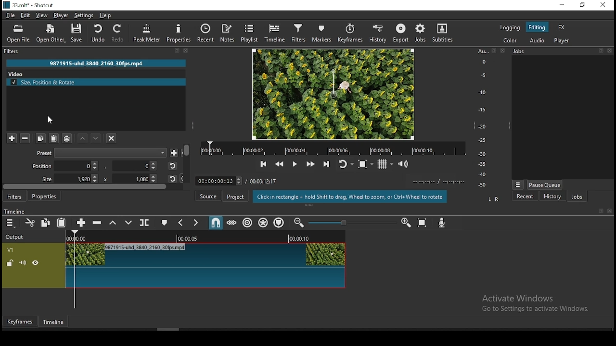 The height and width of the screenshot is (346, 616). Describe the element at coordinates (34, 6) in the screenshot. I see `33.mit* - Shotcut.` at that location.